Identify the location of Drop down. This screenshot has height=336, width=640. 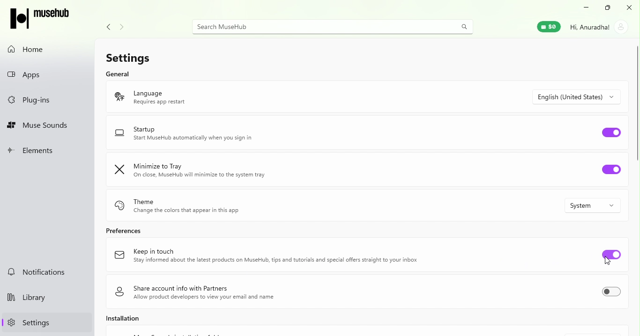
(595, 206).